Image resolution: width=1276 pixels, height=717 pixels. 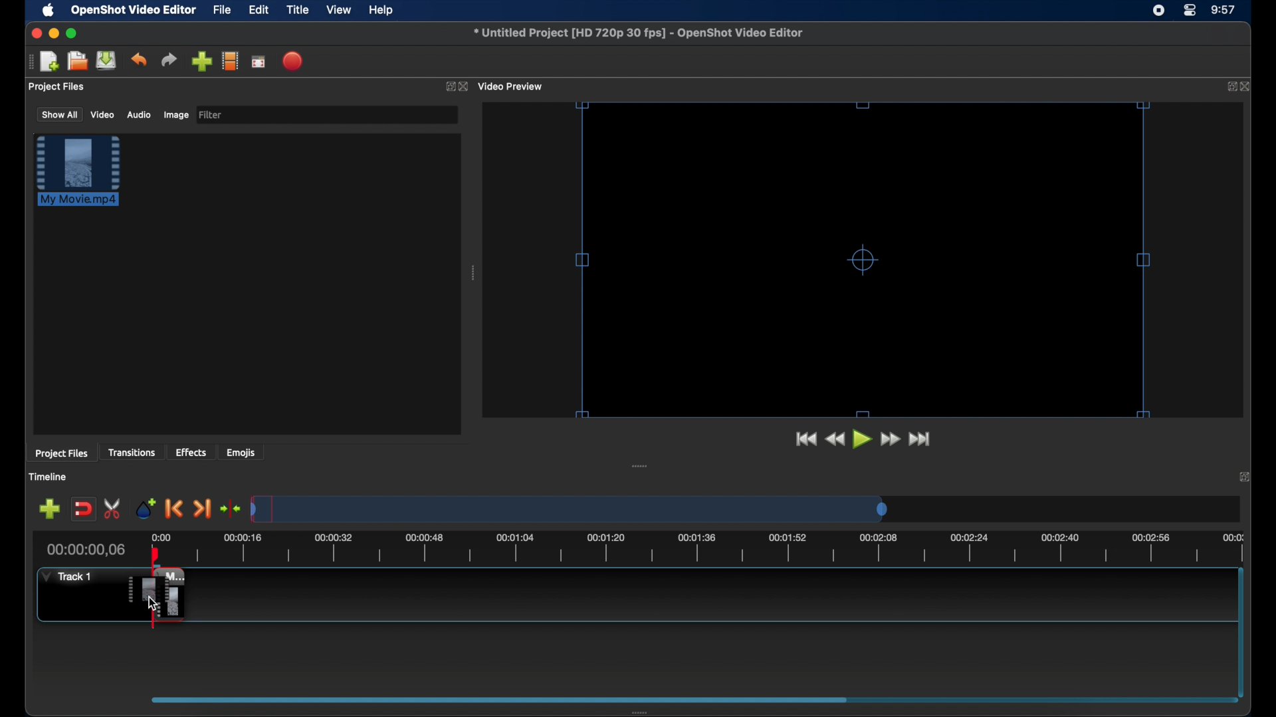 What do you see at coordinates (1247, 86) in the screenshot?
I see `close` at bounding box center [1247, 86].